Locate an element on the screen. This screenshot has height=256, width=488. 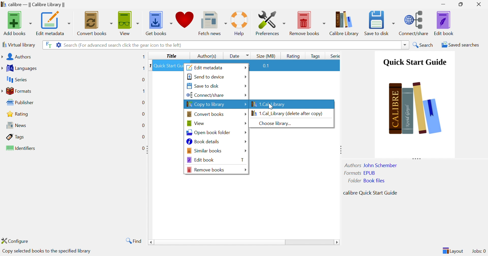
Layout is located at coordinates (452, 250).